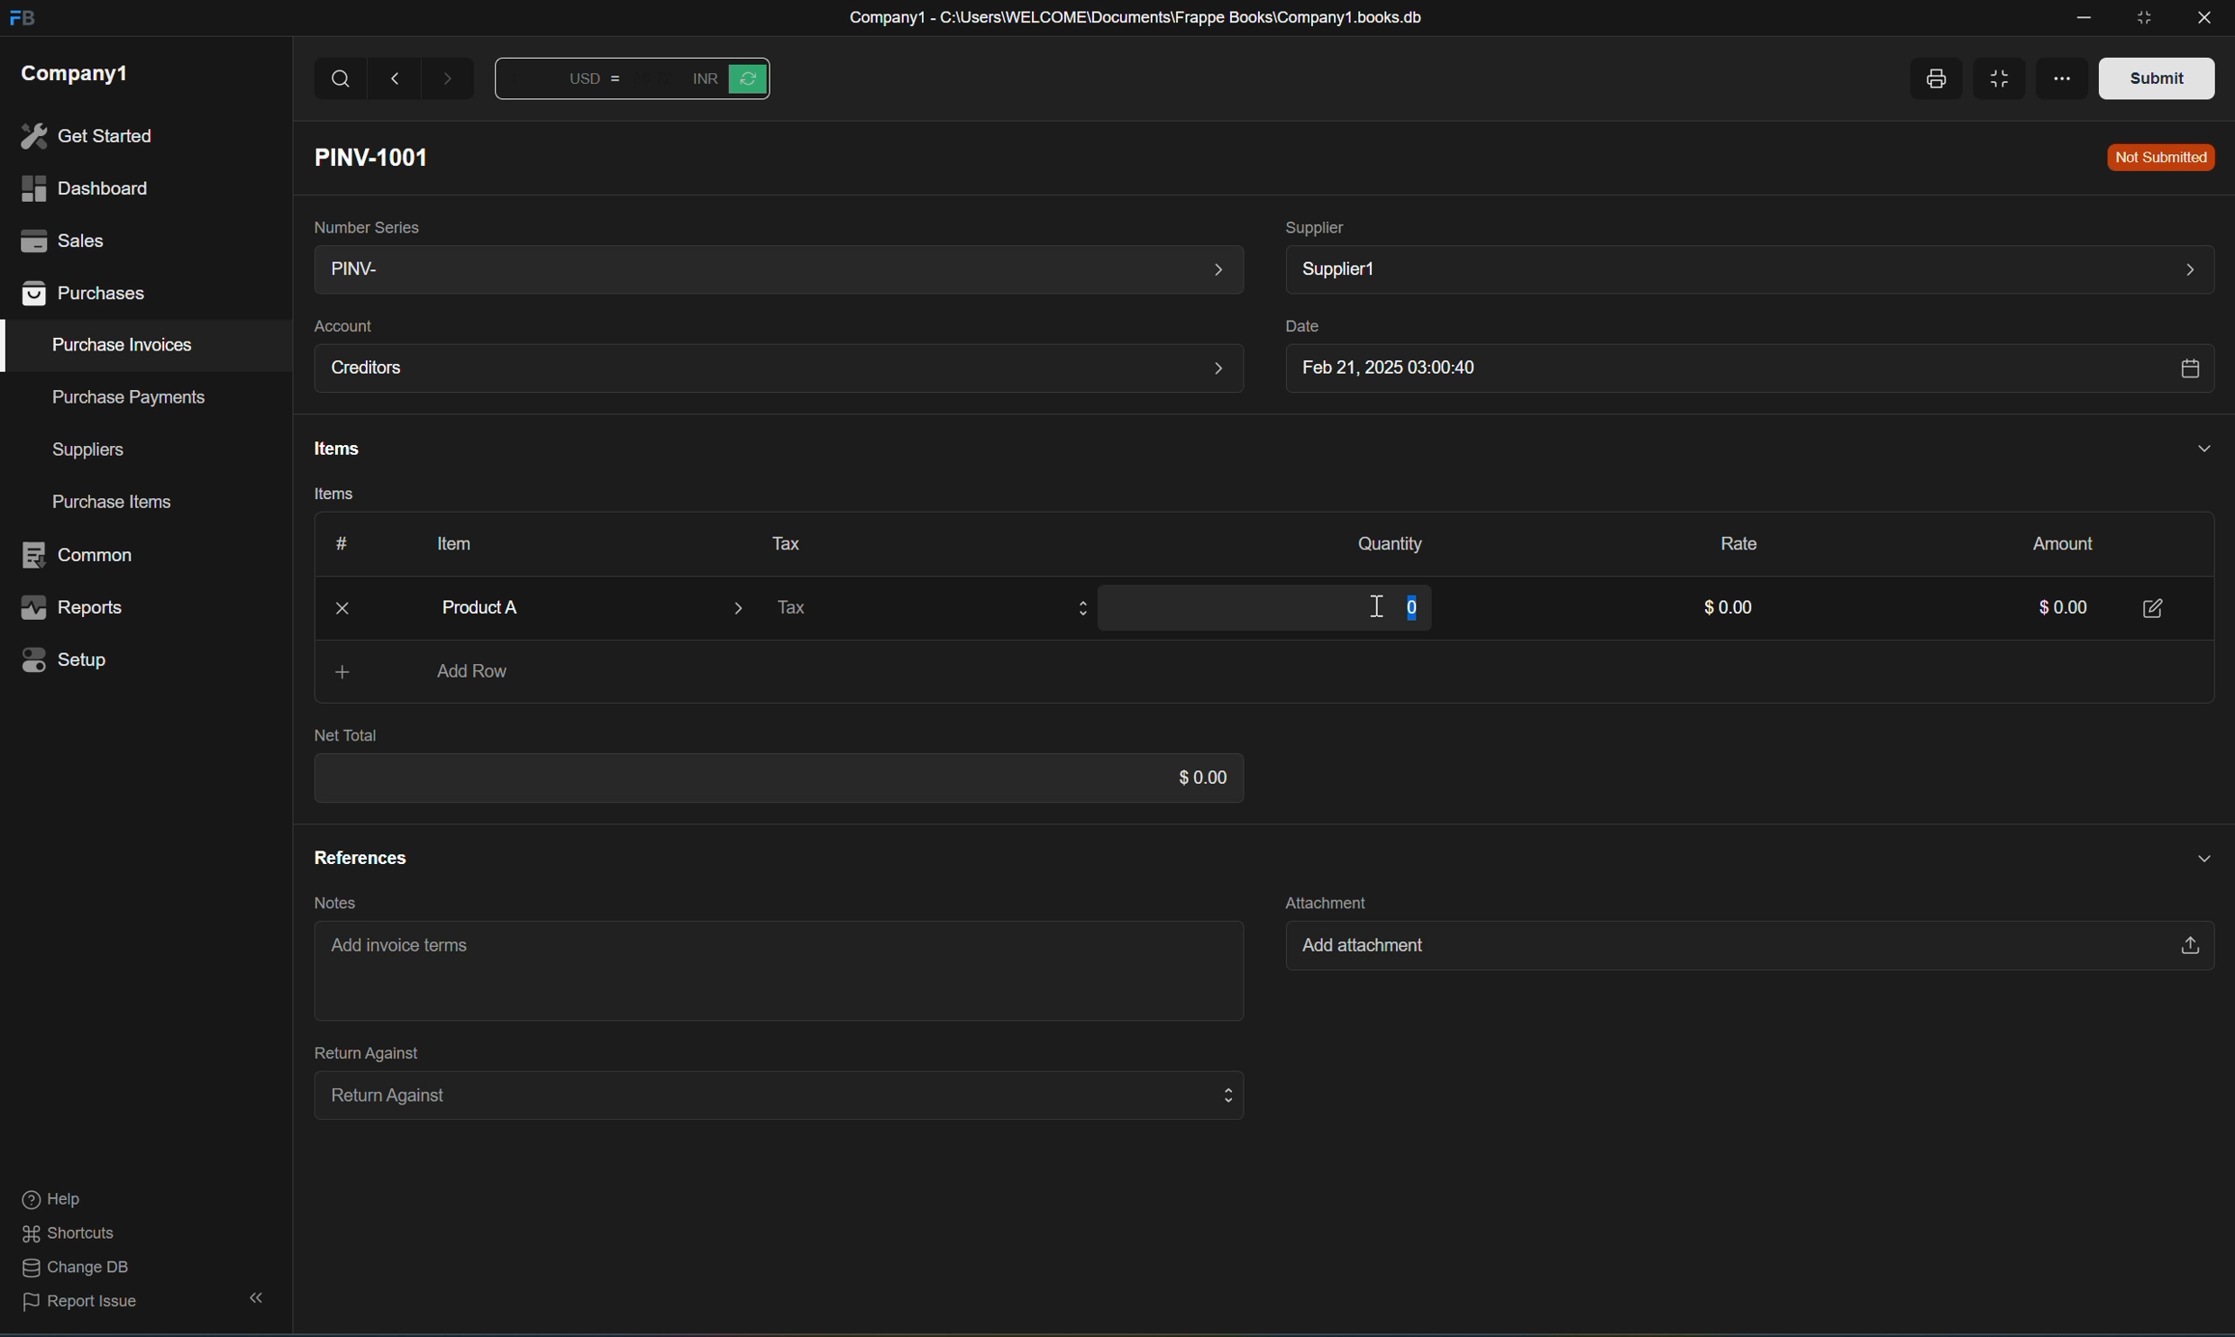 This screenshot has height=1337, width=2235. I want to click on Full width toggle, so click(1993, 81).